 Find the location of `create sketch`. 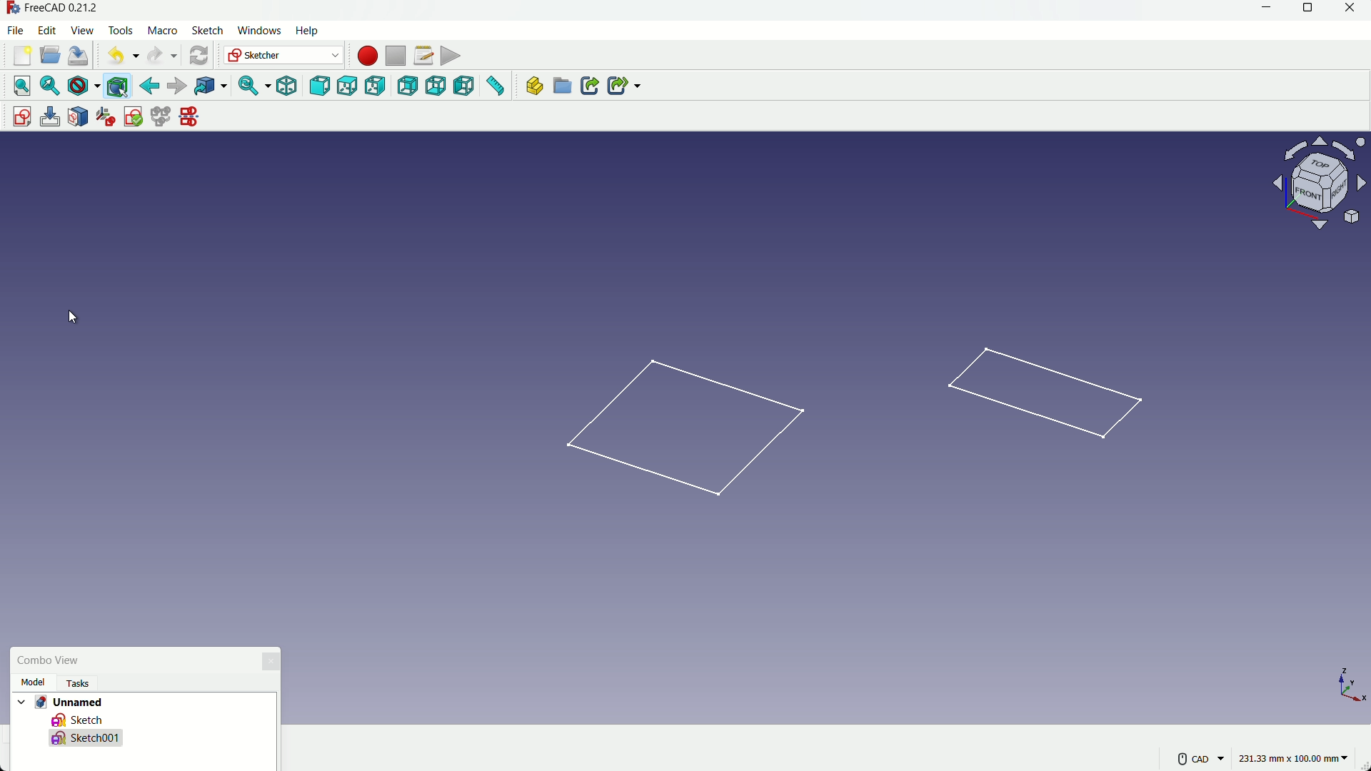

create sketch is located at coordinates (24, 118).